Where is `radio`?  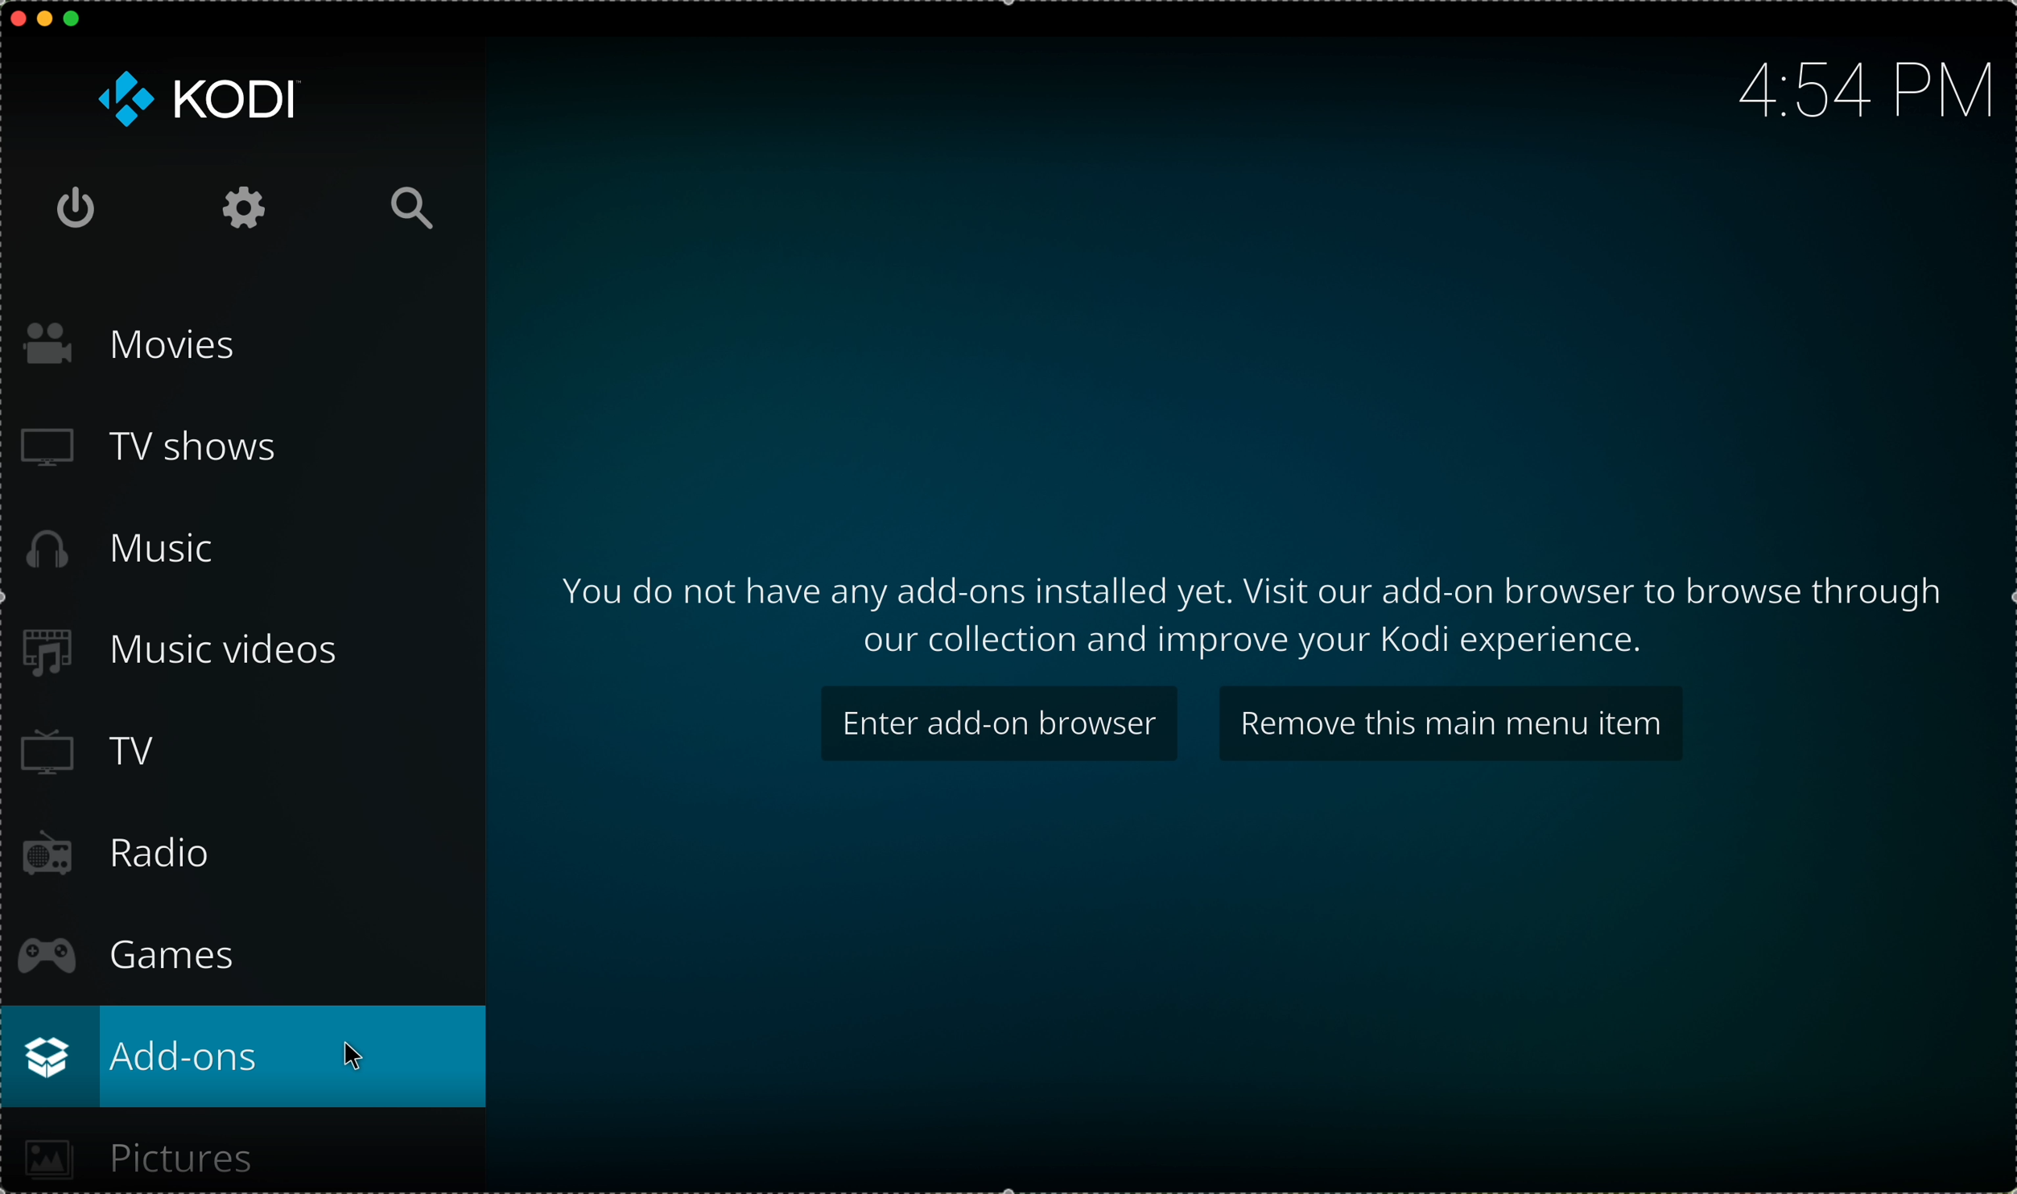 radio is located at coordinates (116, 860).